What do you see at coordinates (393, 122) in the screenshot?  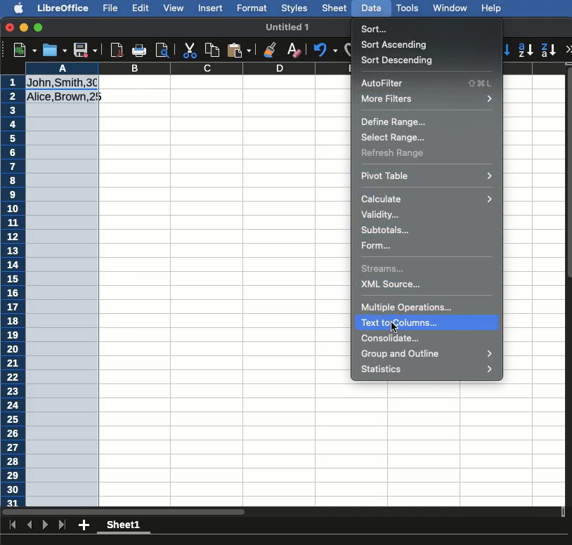 I see `Define range` at bounding box center [393, 122].